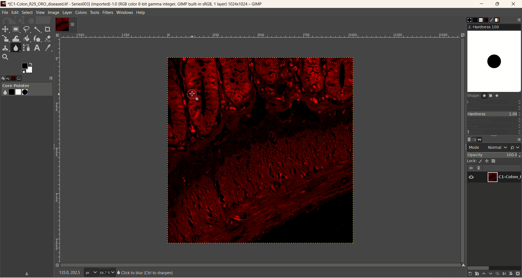 The image size is (522, 278). I want to click on text tool, so click(37, 48).